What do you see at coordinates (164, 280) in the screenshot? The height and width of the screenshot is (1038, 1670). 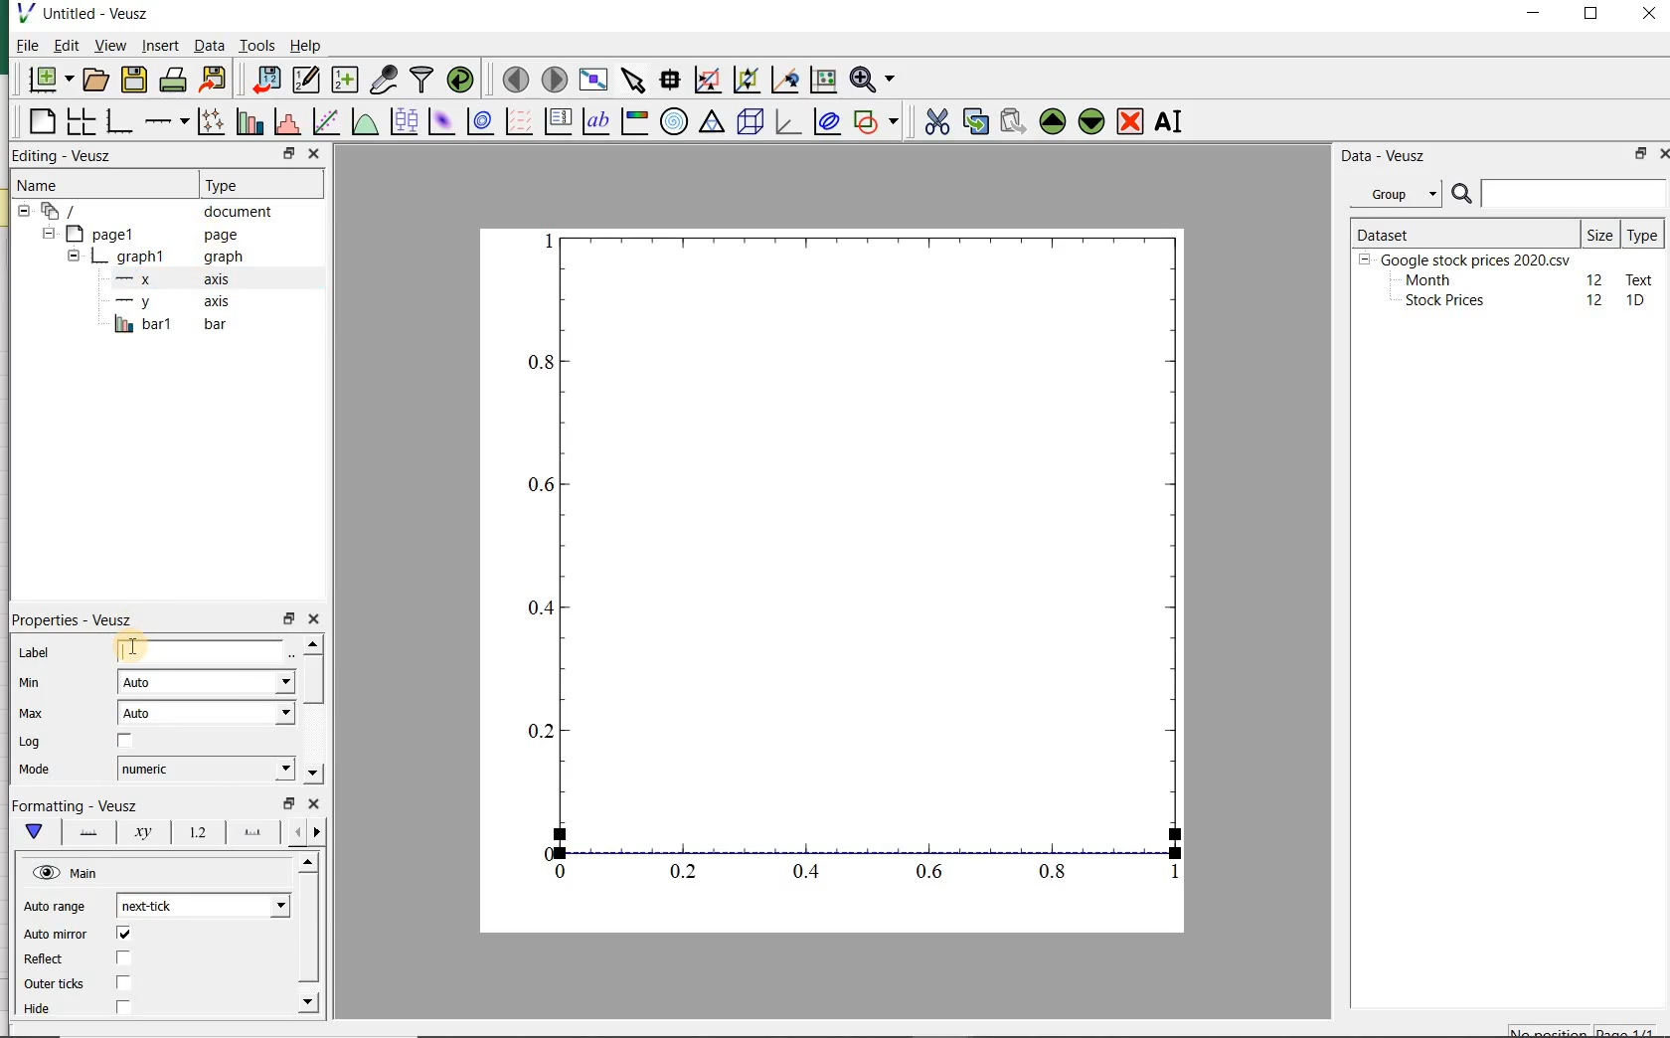 I see `x axis` at bounding box center [164, 280].